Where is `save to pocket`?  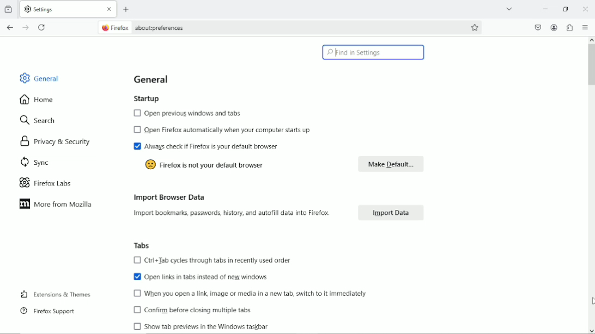
save to pocket is located at coordinates (538, 27).